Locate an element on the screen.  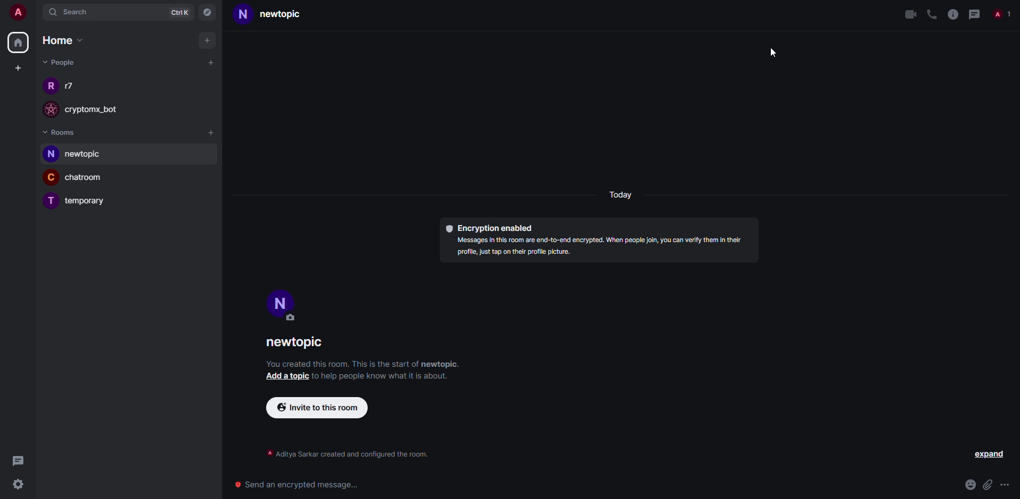
add is located at coordinates (212, 133).